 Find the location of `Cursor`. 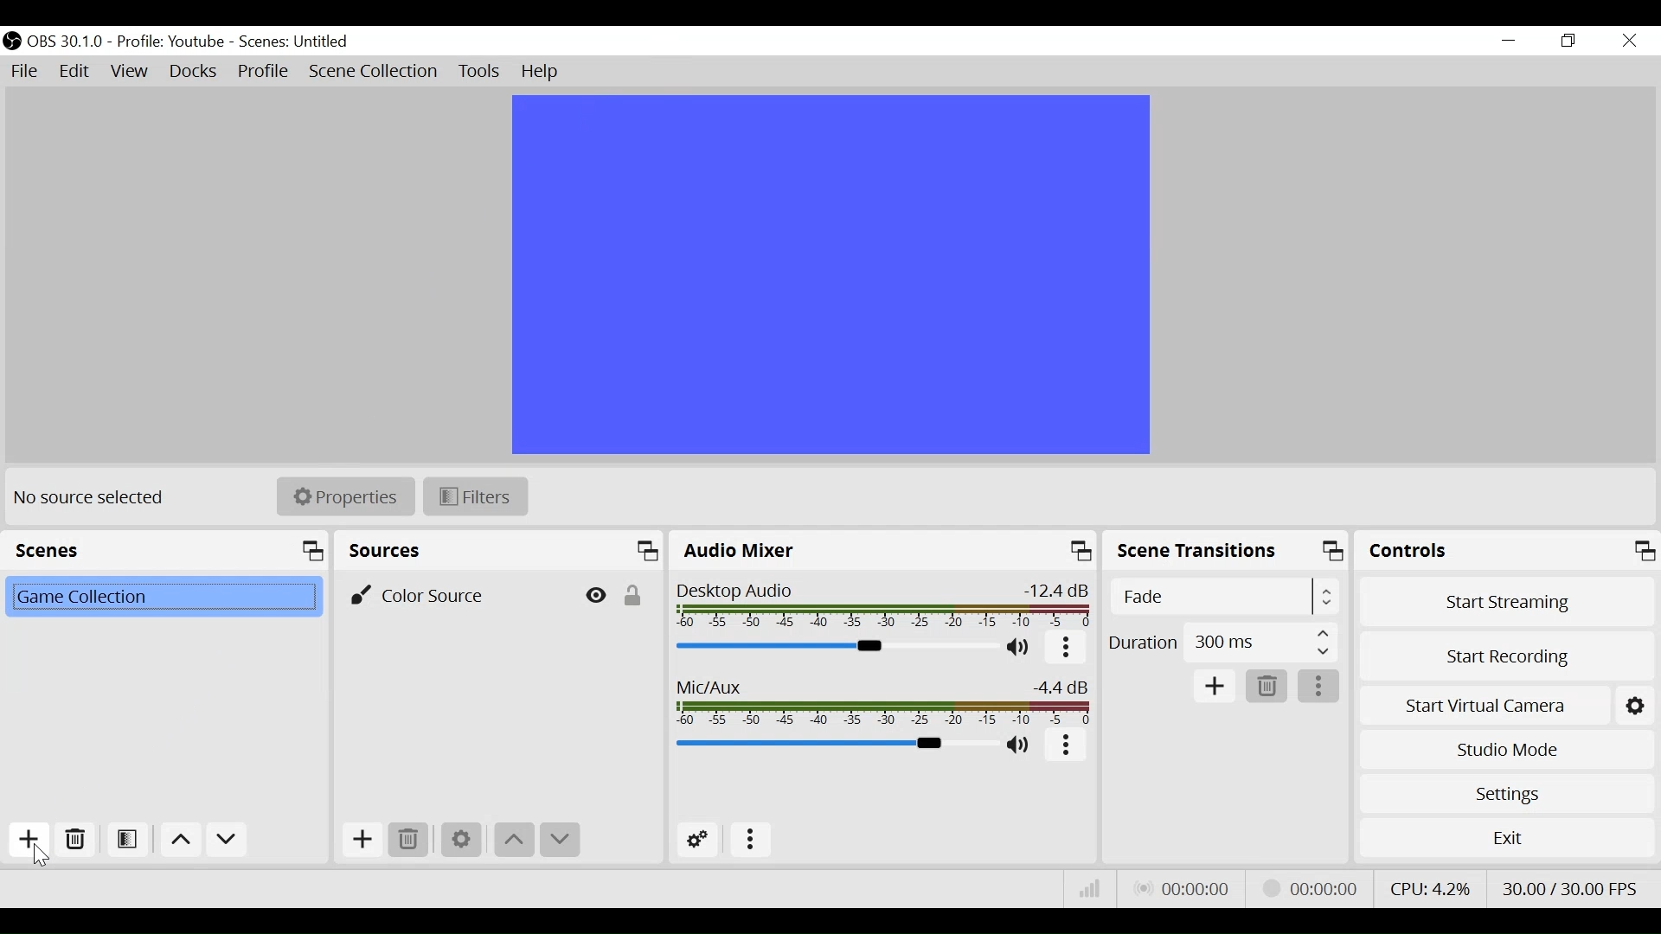

Cursor is located at coordinates (44, 854).